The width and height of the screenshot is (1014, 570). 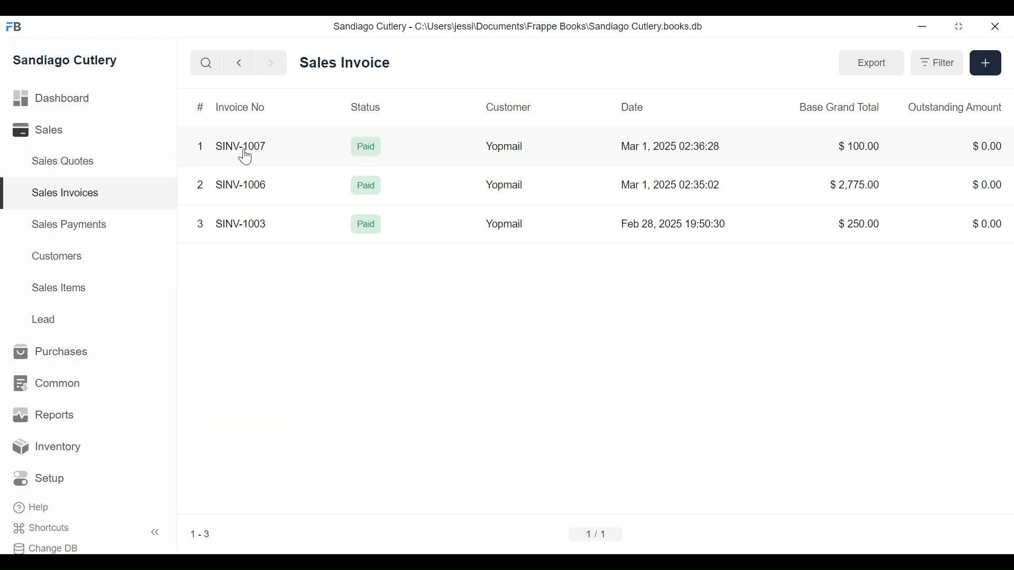 What do you see at coordinates (51, 351) in the screenshot?
I see `Purchases` at bounding box center [51, 351].